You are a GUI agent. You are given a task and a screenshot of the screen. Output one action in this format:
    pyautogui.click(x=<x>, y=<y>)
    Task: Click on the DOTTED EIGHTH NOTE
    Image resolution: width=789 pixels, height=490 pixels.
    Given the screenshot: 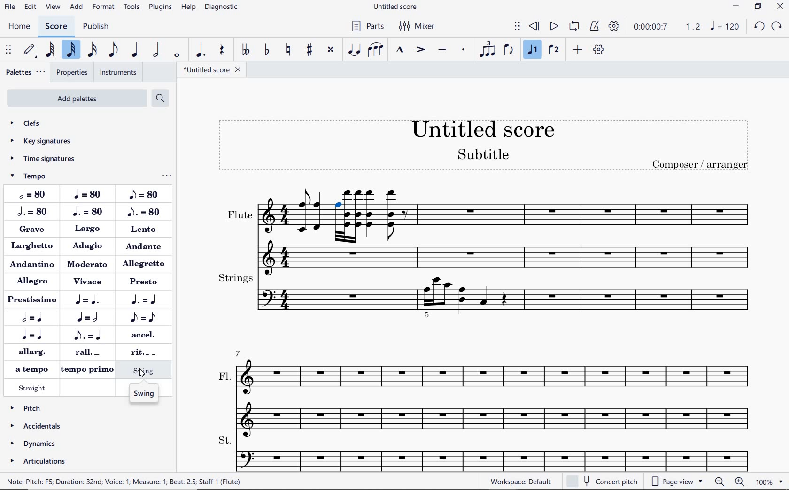 What is the action you would take?
    pyautogui.click(x=144, y=211)
    